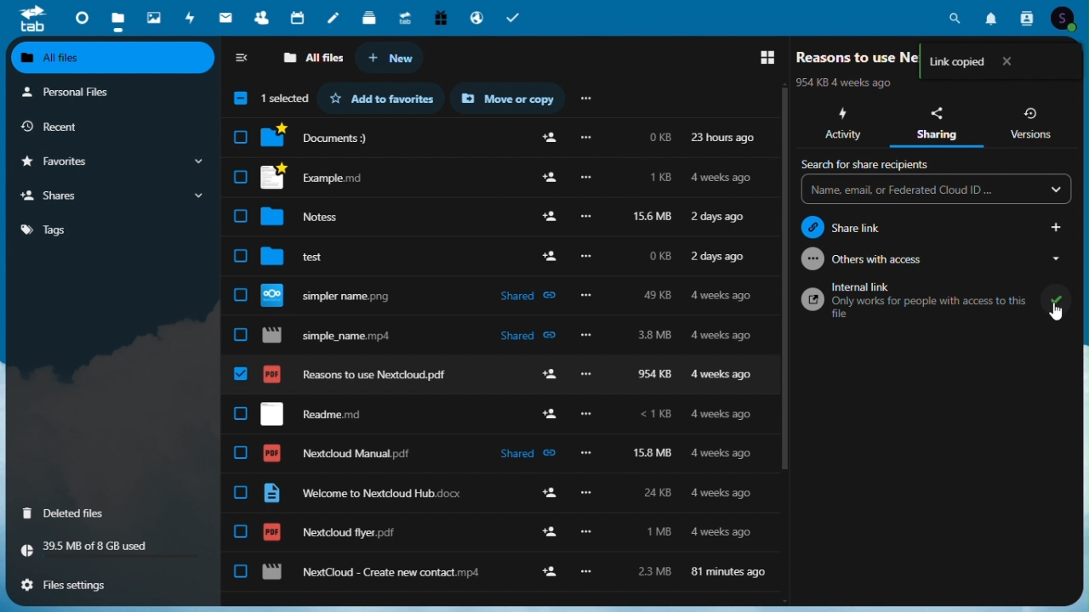 This screenshot has height=612, width=1089. What do you see at coordinates (852, 56) in the screenshot?
I see `File name` at bounding box center [852, 56].